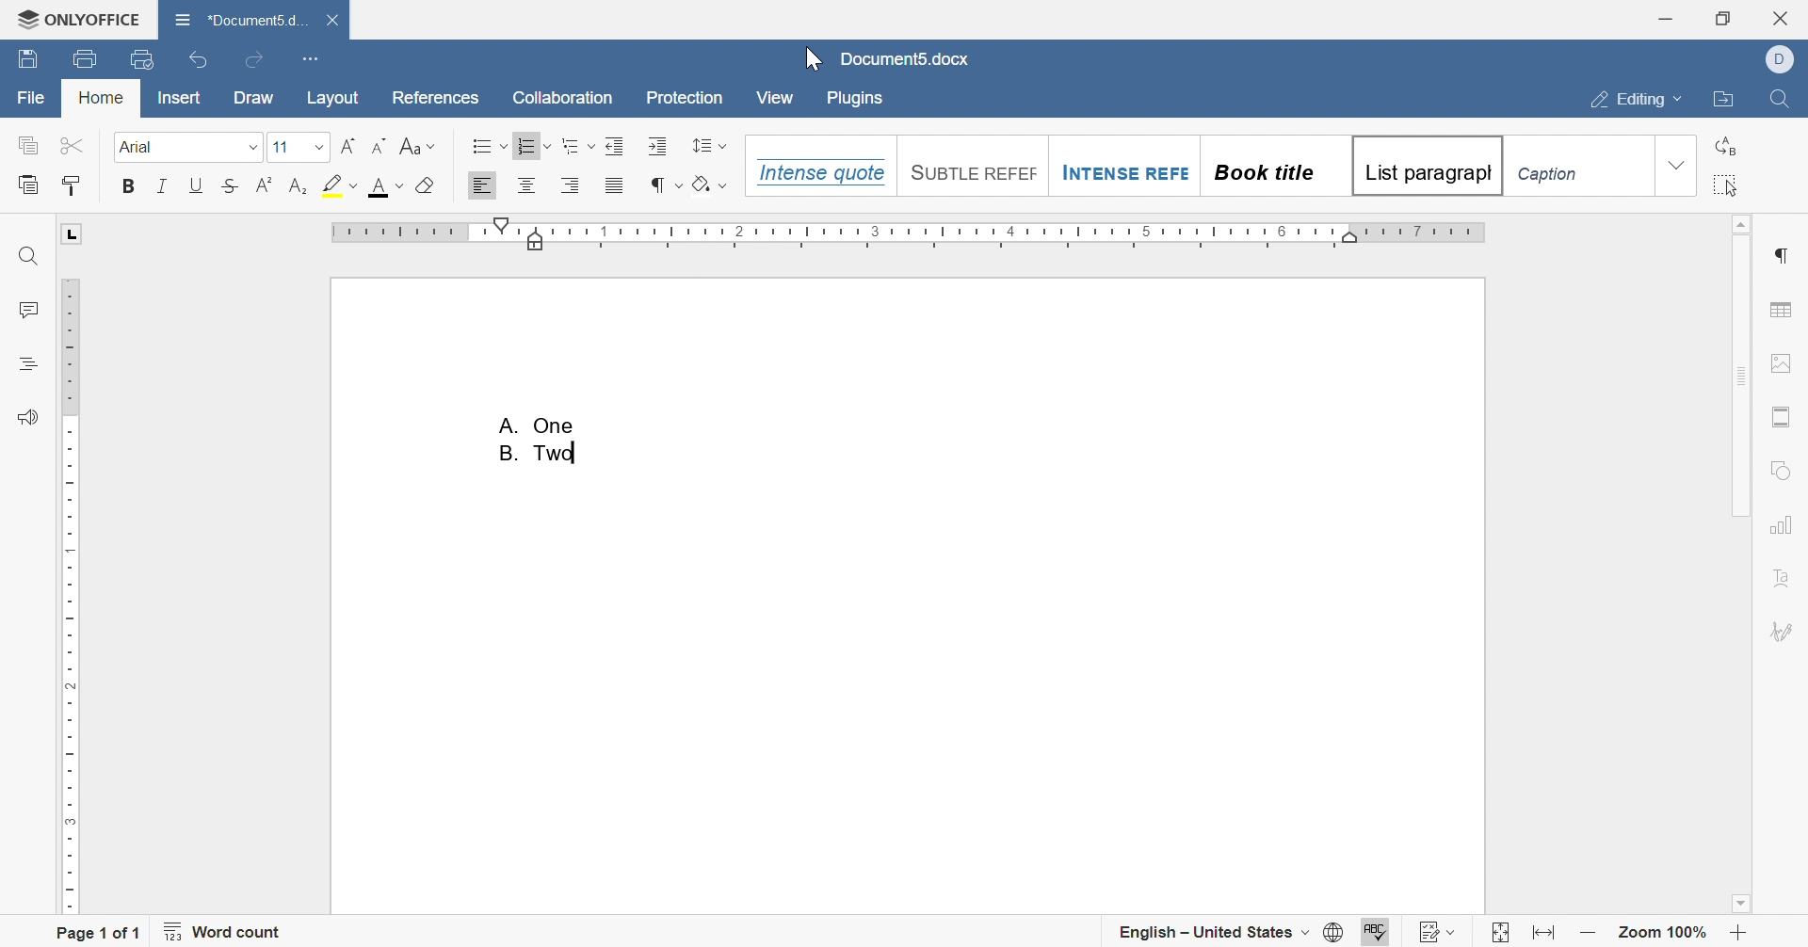  I want to click on Dell, so click(1779, 60).